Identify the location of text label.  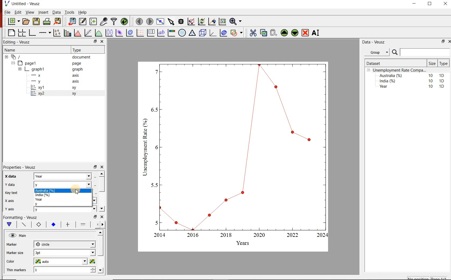
(161, 33).